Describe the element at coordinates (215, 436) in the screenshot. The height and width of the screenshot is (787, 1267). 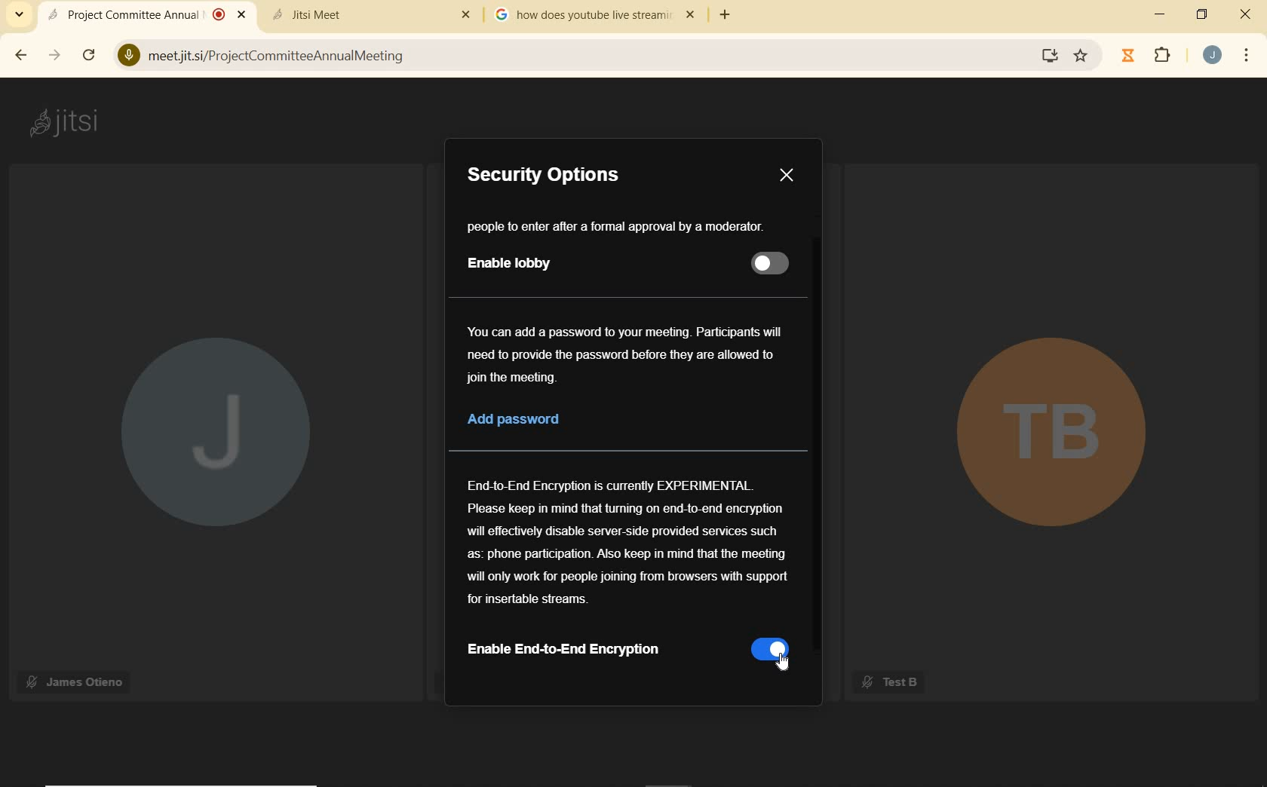
I see `J` at that location.